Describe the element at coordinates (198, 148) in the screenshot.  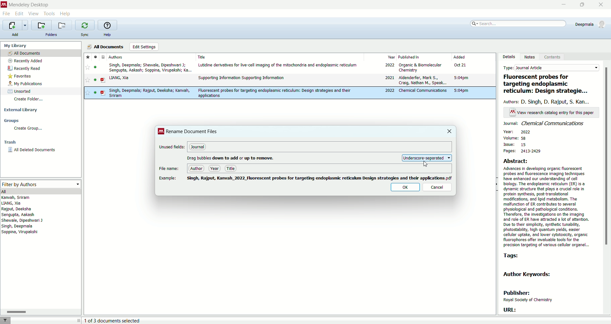
I see `journal` at that location.